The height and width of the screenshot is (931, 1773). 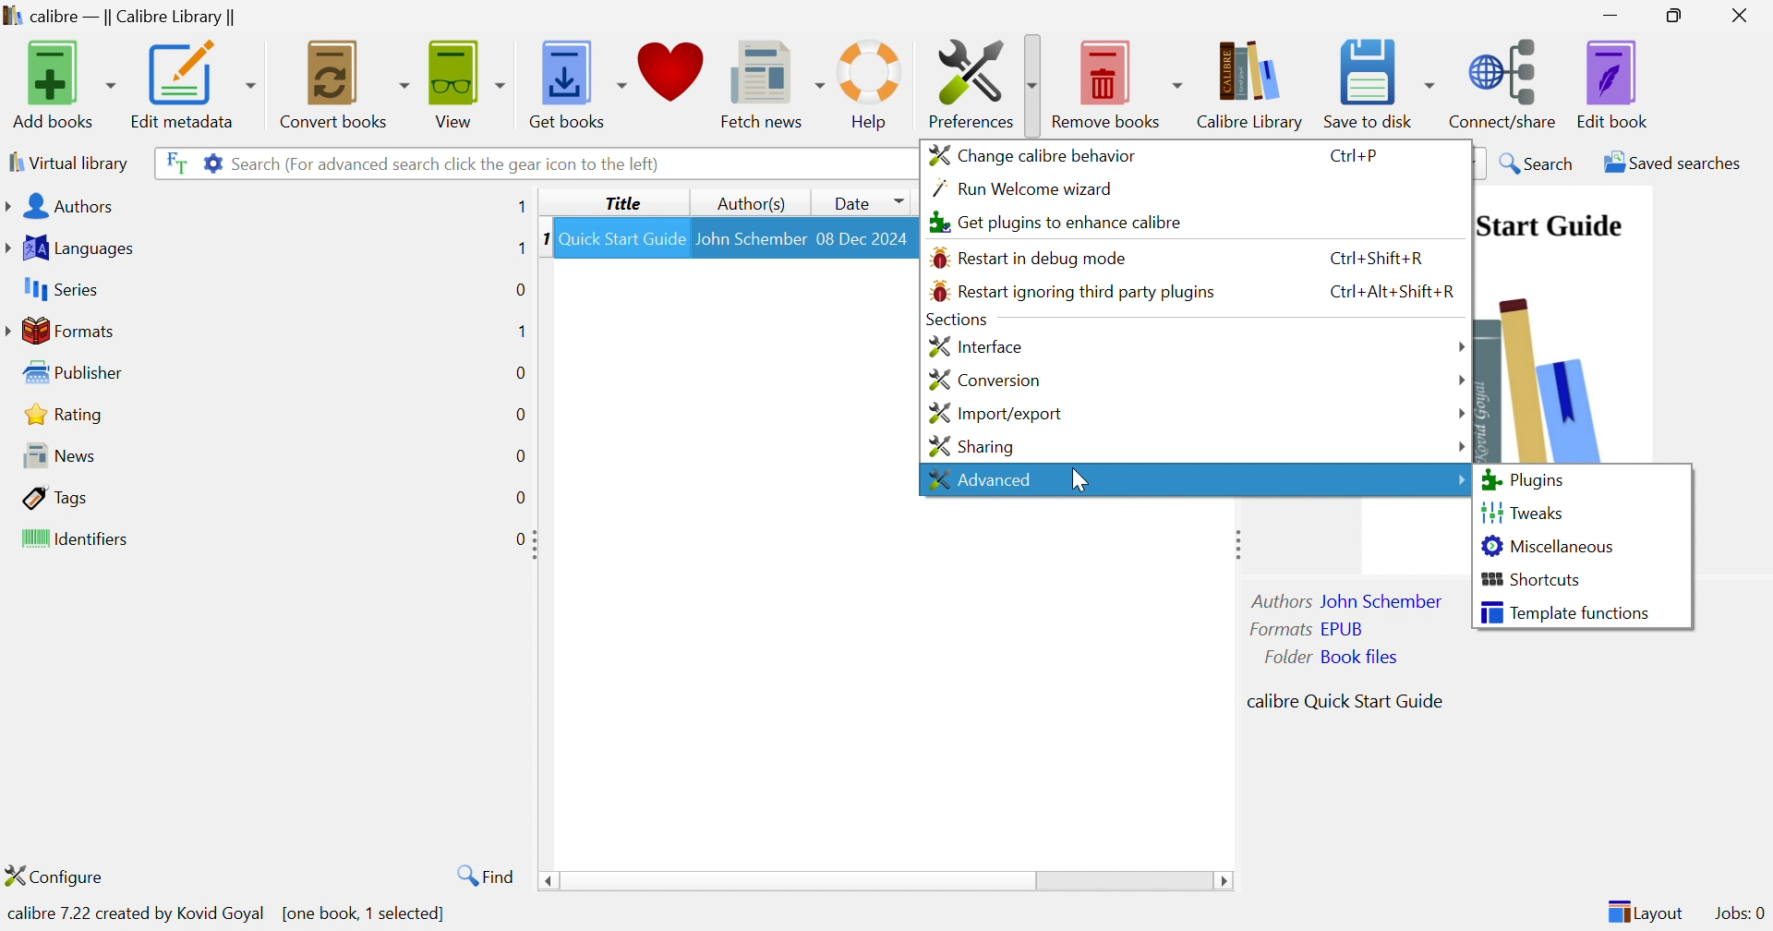 I want to click on Preferences, so click(x=978, y=82).